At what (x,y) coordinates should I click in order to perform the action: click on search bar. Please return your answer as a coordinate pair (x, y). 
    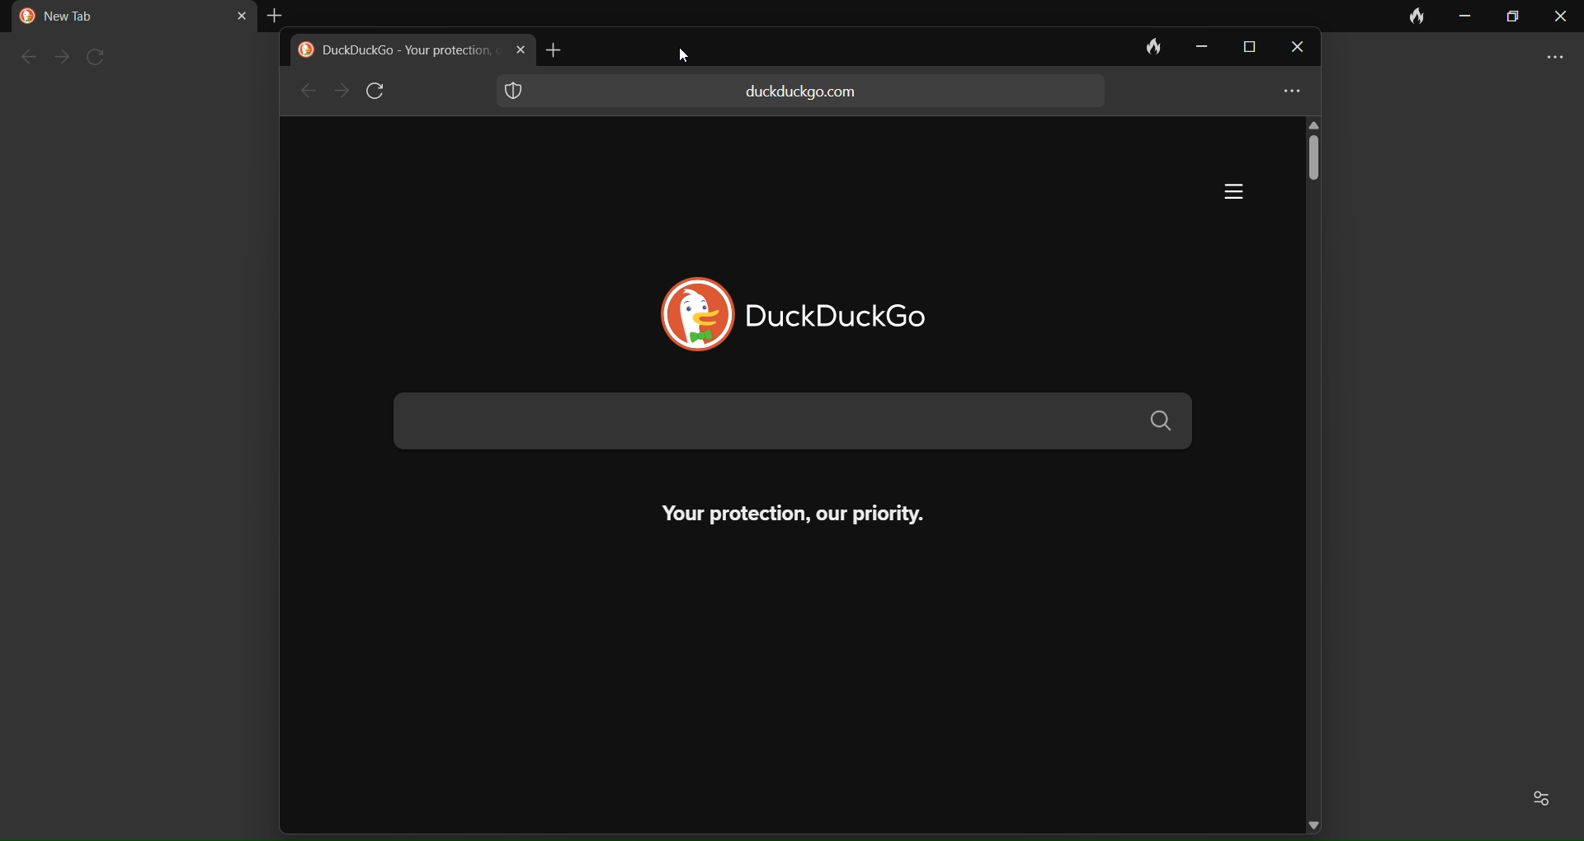
    Looking at the image, I should click on (790, 422).